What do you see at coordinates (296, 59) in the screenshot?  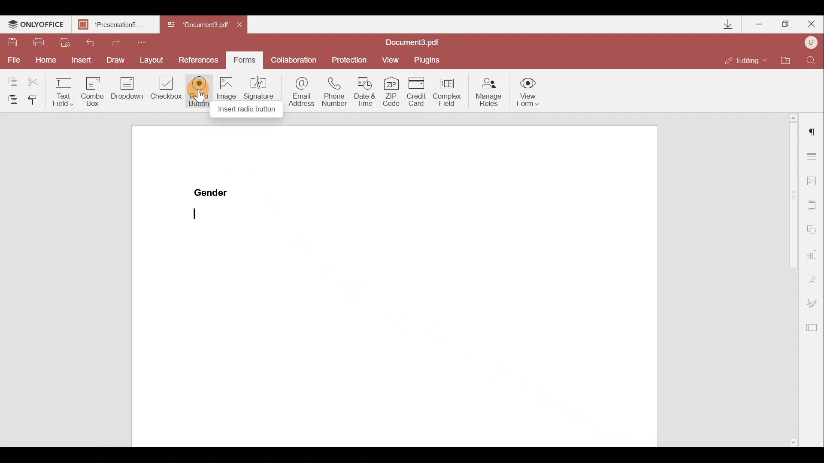 I see `Collaboration` at bounding box center [296, 59].